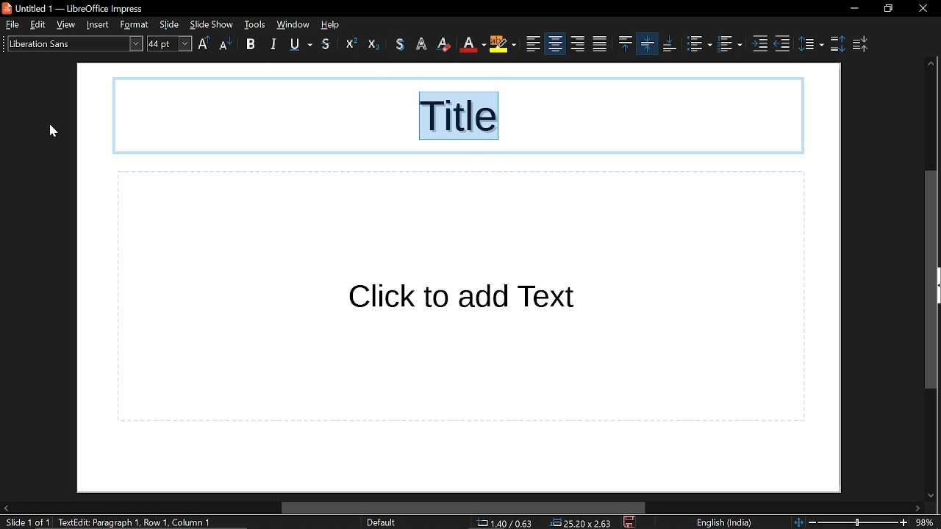 The width and height of the screenshot is (941, 529). What do you see at coordinates (762, 44) in the screenshot?
I see `increase indent` at bounding box center [762, 44].